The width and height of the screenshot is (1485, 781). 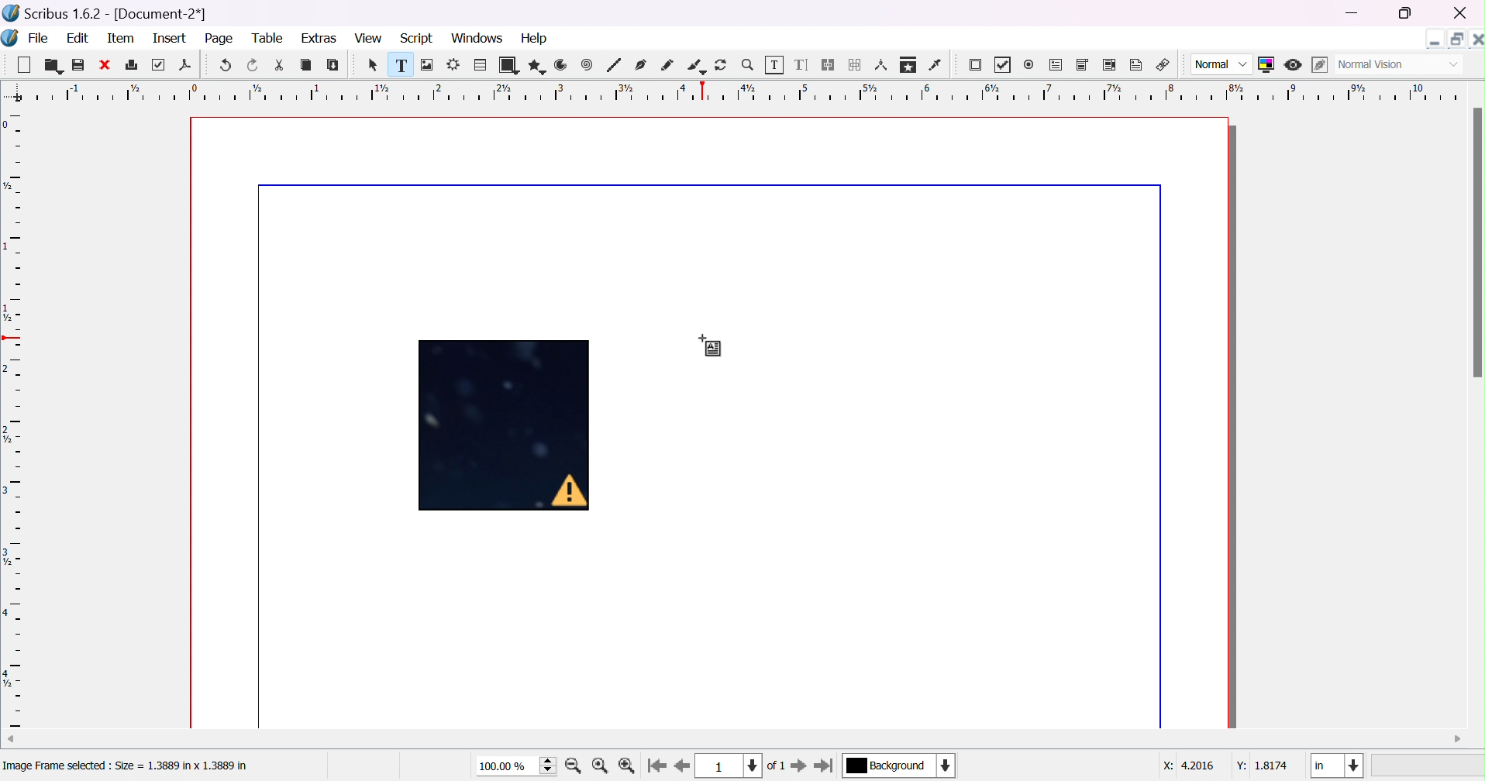 I want to click on normal vision, so click(x=1398, y=65).